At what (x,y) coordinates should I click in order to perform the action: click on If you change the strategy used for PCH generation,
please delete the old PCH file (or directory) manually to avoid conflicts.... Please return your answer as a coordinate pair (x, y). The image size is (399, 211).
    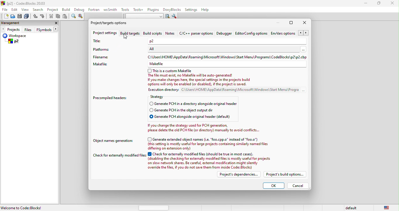
    Looking at the image, I should click on (204, 128).